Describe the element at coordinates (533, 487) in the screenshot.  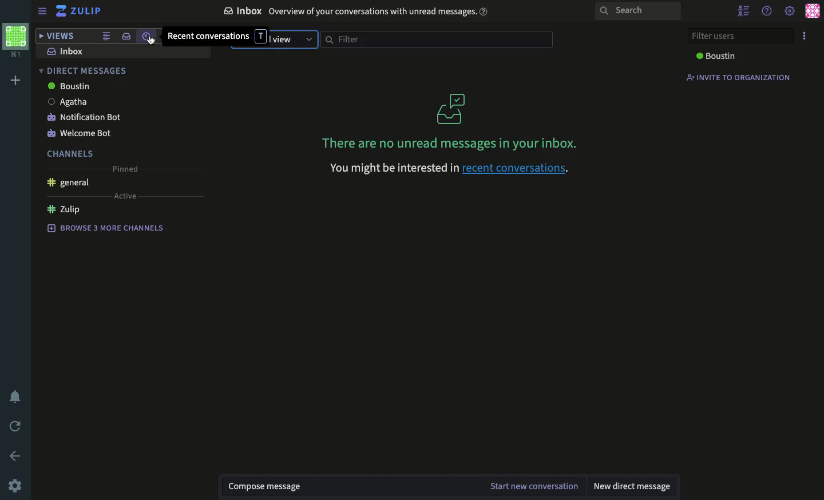
I see `start new conversation` at that location.